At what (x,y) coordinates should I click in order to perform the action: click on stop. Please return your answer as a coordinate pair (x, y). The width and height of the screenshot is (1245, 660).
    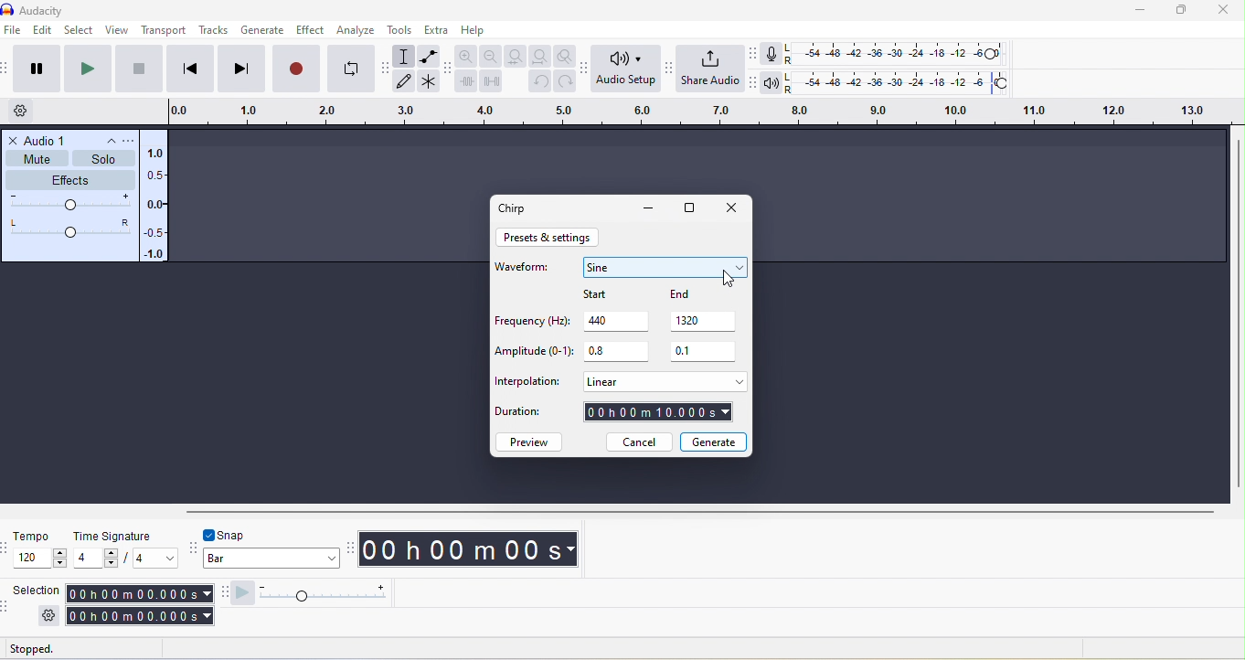
    Looking at the image, I should click on (140, 69).